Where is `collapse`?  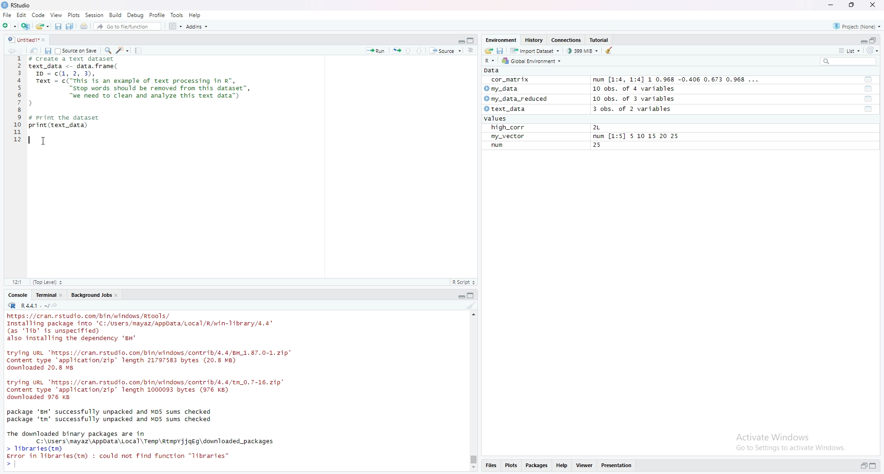 collapse is located at coordinates (471, 41).